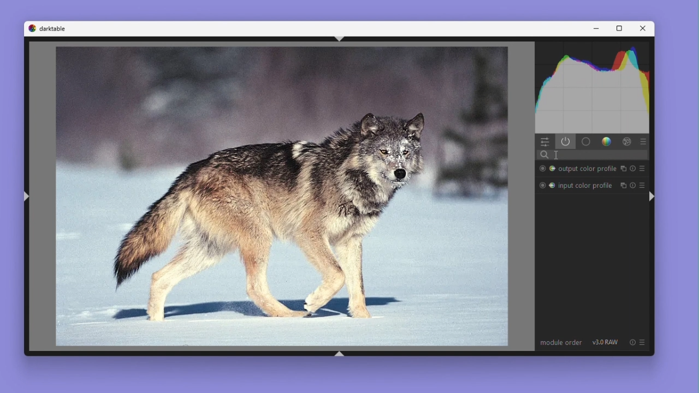 The image size is (699, 393). What do you see at coordinates (272, 197) in the screenshot?
I see `Image` at bounding box center [272, 197].